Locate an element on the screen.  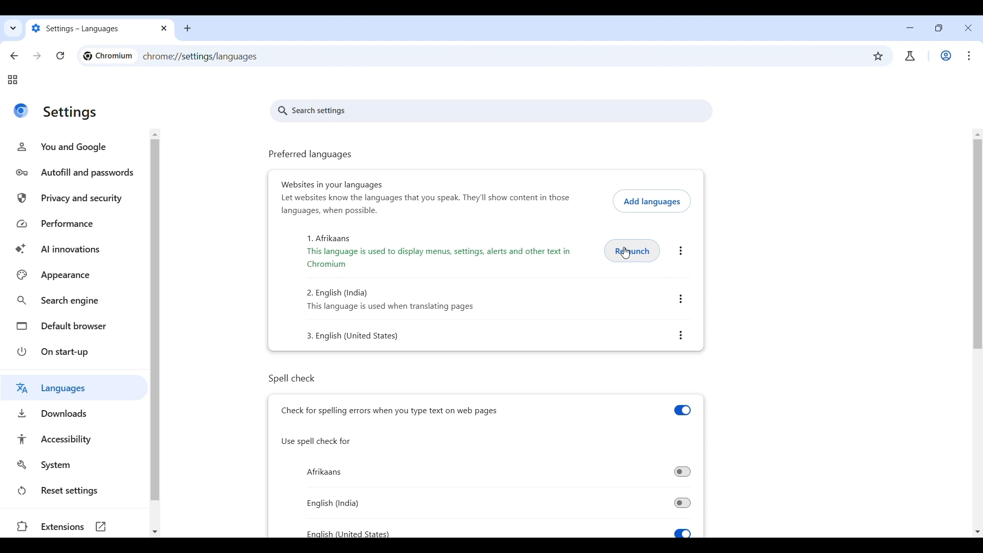
more options is located at coordinates (680, 252).